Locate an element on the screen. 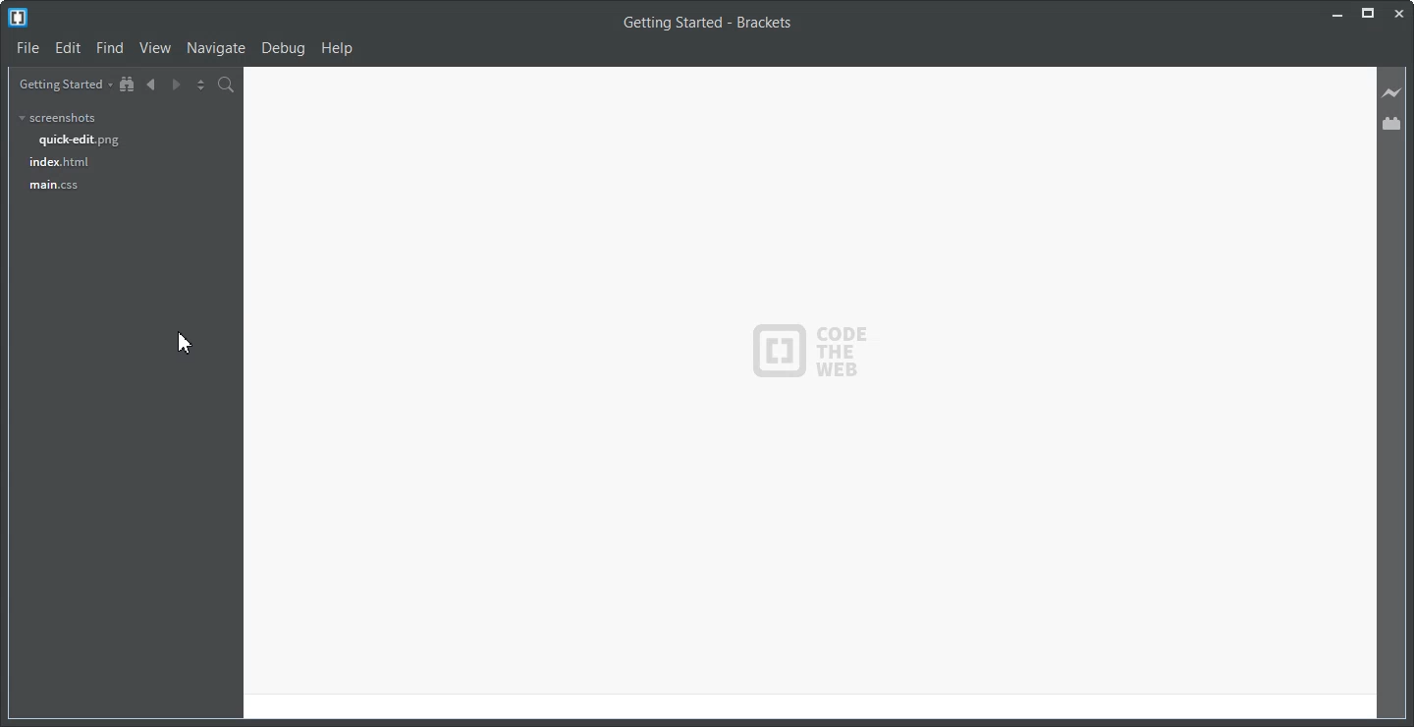 This screenshot has height=727, width=1414. File is located at coordinates (27, 47).